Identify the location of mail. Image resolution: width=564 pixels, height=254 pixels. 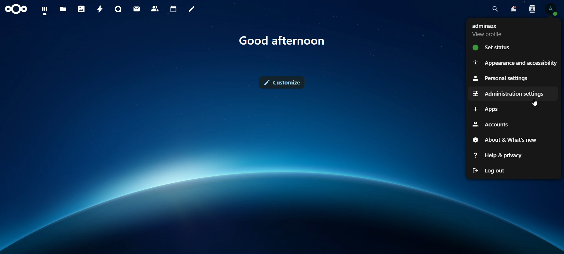
(137, 9).